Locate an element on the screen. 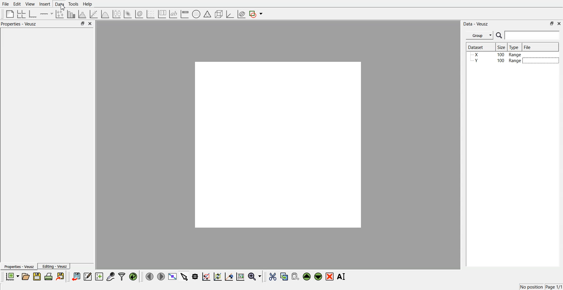  Data is located at coordinates (60, 4).